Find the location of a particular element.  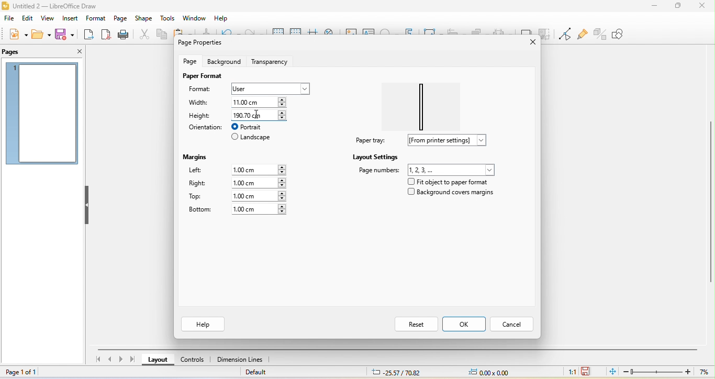

landscape is located at coordinates (252, 138).